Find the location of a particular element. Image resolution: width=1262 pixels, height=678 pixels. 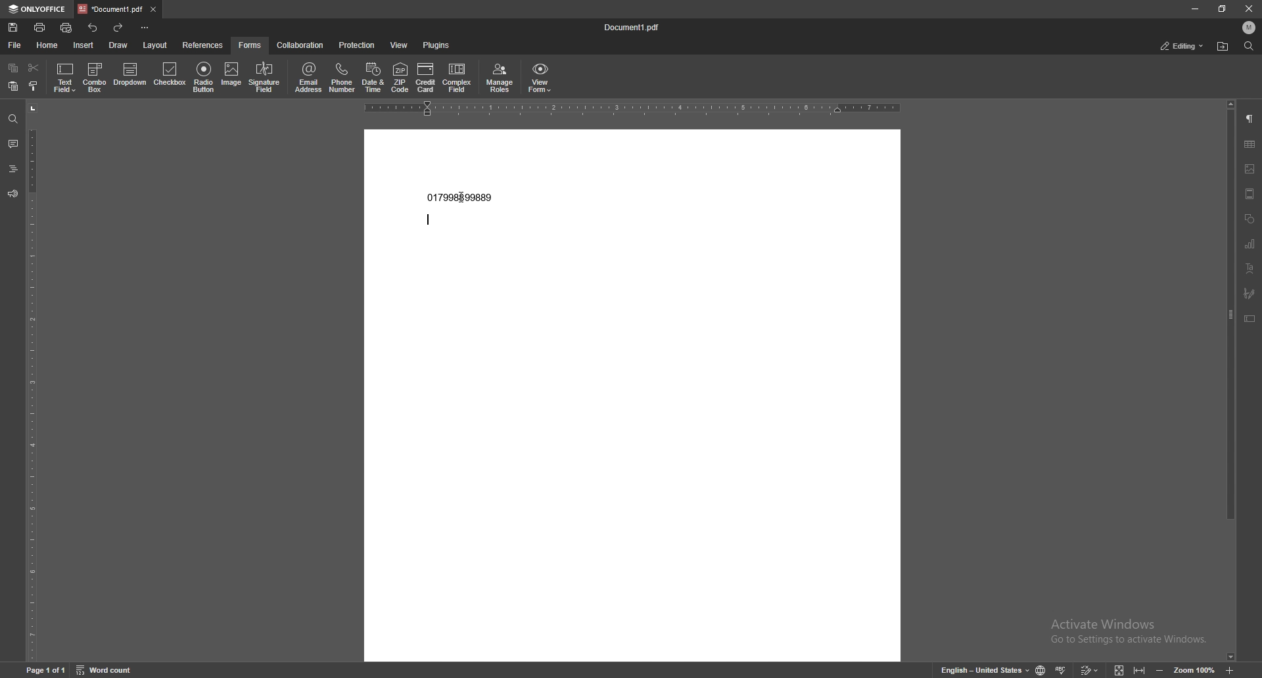

quickprint is located at coordinates (66, 28).